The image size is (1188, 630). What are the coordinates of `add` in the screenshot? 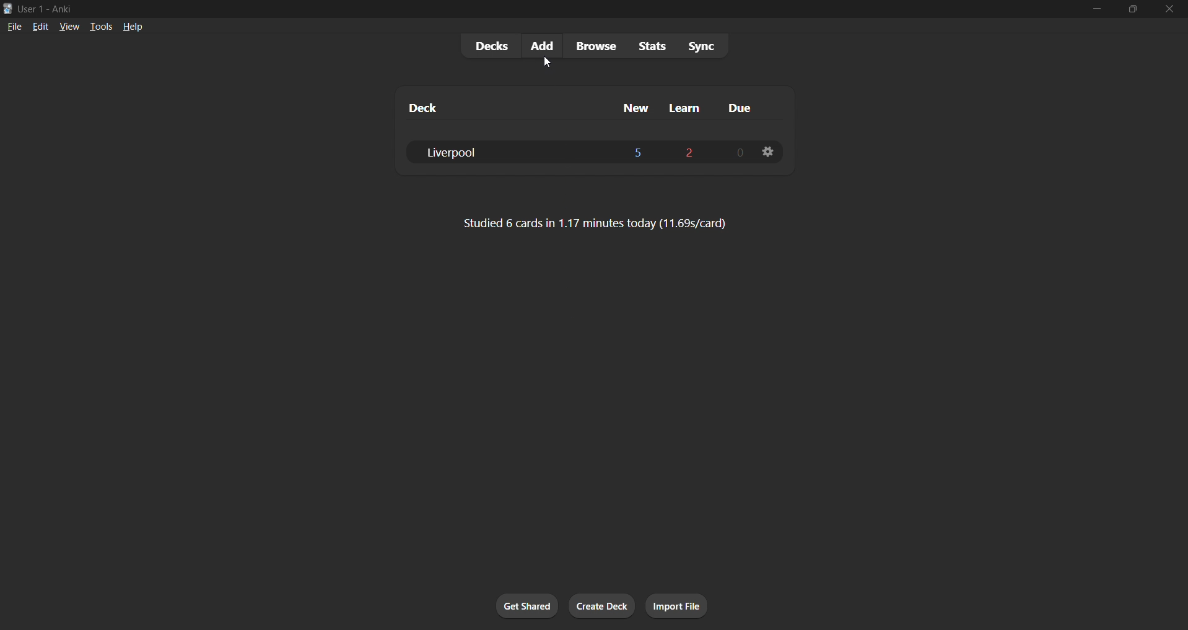 It's located at (546, 46).